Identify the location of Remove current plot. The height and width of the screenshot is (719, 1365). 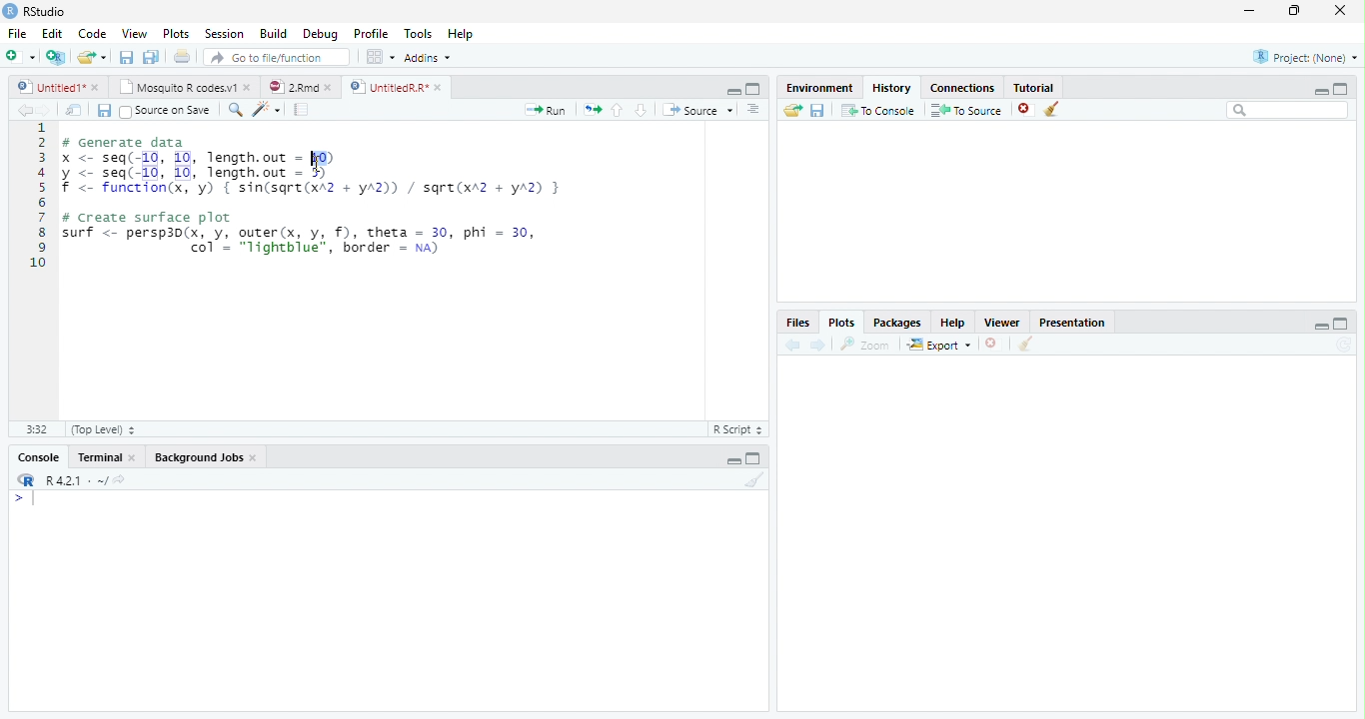
(995, 344).